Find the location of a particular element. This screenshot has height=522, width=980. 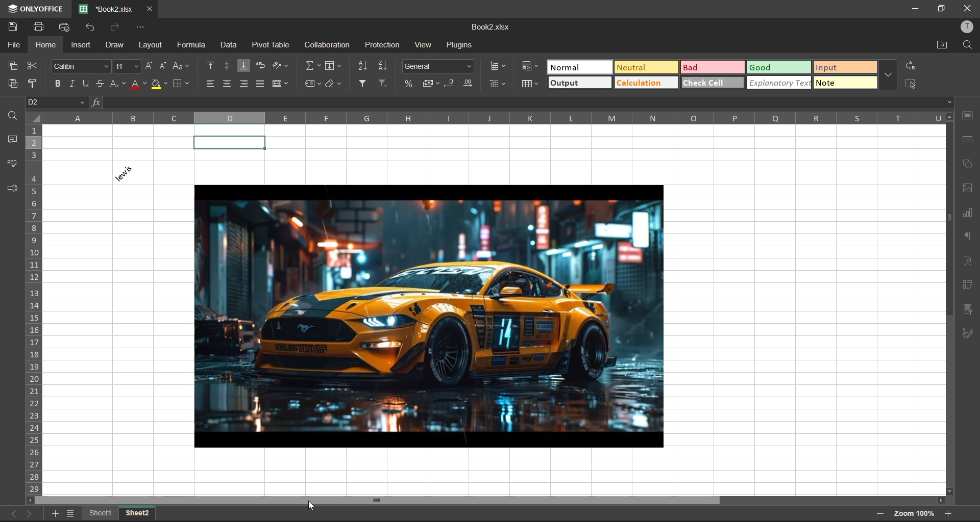

cell address is located at coordinates (57, 102).